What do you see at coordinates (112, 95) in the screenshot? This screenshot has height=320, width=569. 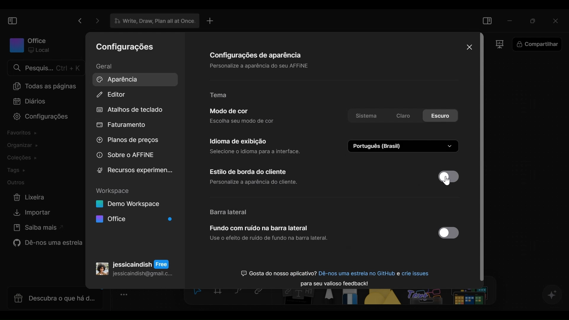 I see `Editor` at bounding box center [112, 95].